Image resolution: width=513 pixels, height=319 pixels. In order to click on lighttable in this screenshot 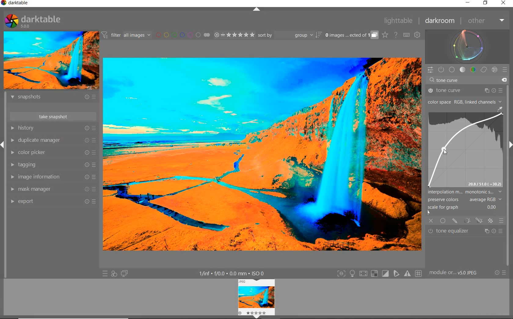, I will do `click(400, 21)`.